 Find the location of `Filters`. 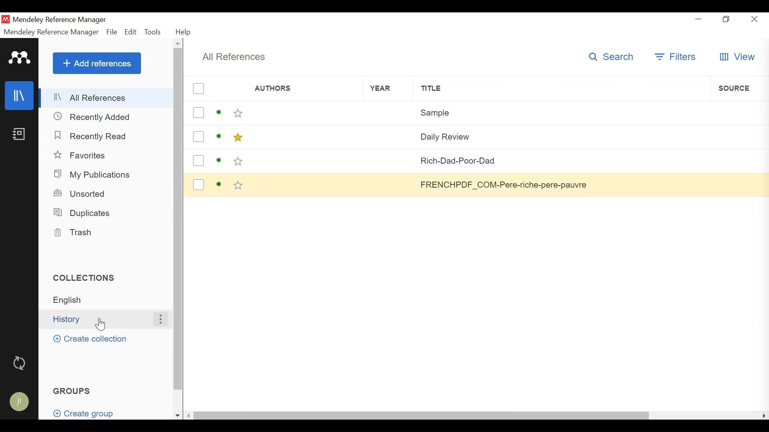

Filters is located at coordinates (676, 57).